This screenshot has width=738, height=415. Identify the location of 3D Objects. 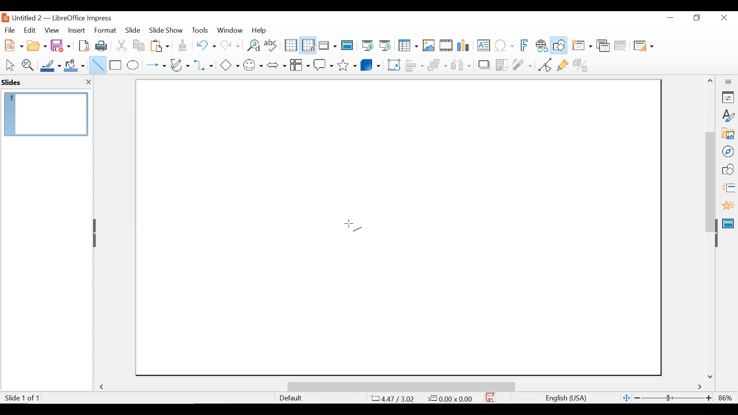
(371, 64).